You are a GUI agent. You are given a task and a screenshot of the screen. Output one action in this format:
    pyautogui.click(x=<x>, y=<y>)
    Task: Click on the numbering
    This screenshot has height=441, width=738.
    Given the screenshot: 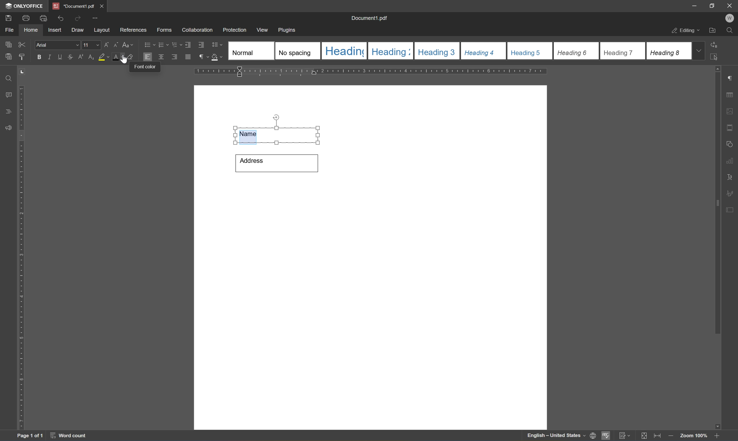 What is the action you would take?
    pyautogui.click(x=163, y=45)
    